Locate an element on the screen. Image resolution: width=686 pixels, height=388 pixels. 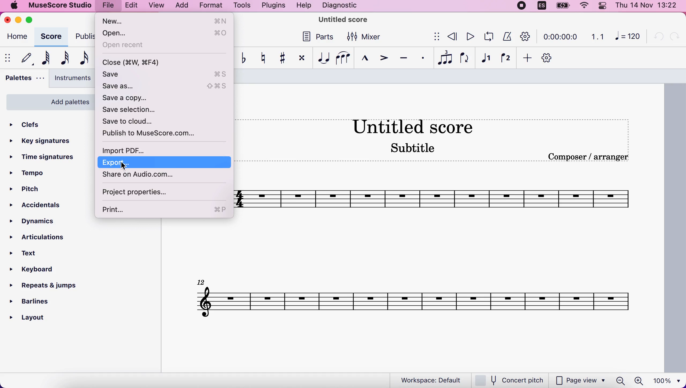
mac logo is located at coordinates (14, 6).